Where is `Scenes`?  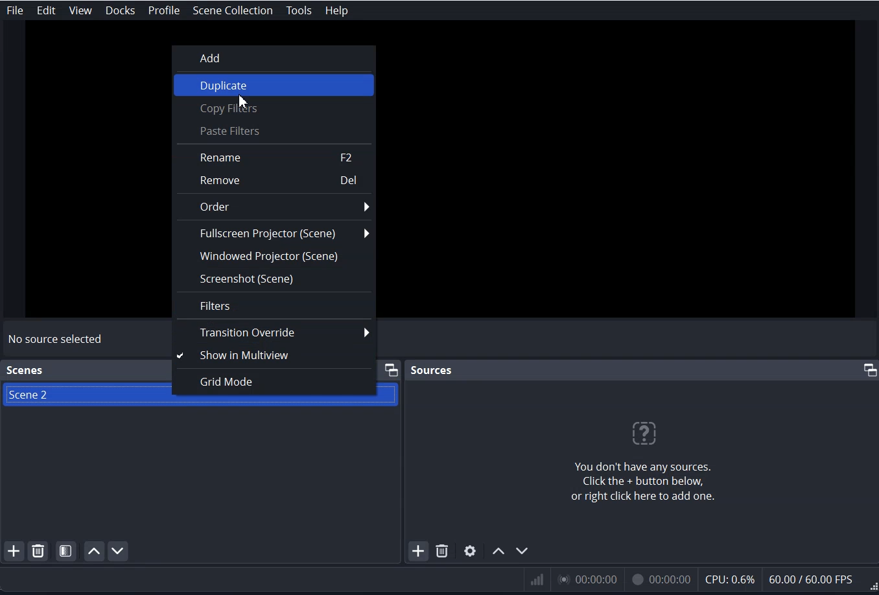 Scenes is located at coordinates (25, 370).